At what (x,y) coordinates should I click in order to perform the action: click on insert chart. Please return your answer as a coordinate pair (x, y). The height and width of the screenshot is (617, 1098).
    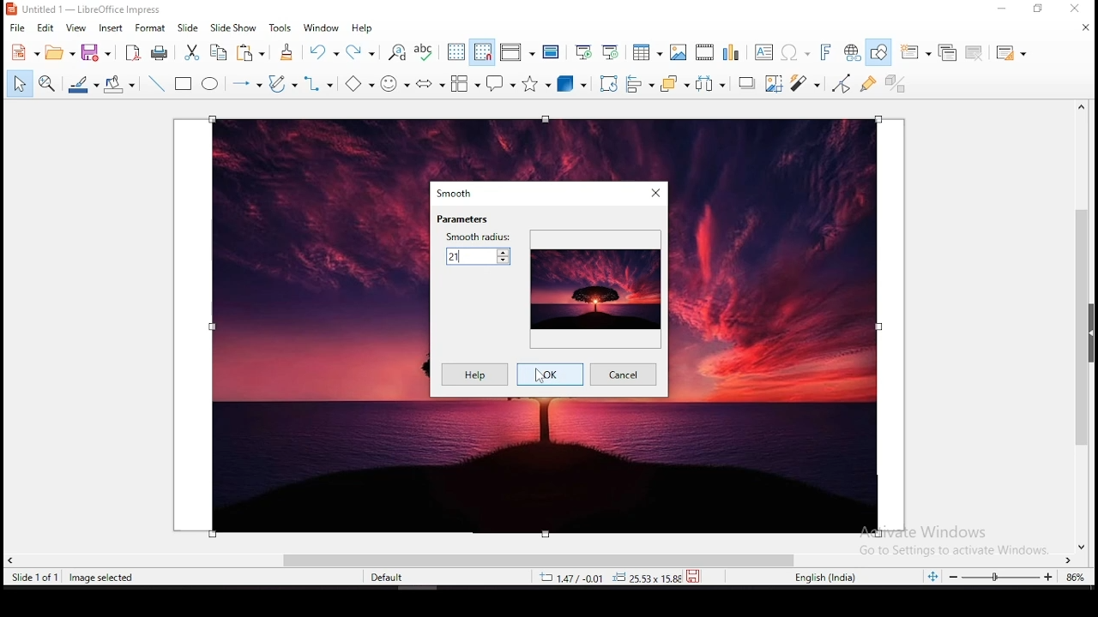
    Looking at the image, I should click on (730, 53).